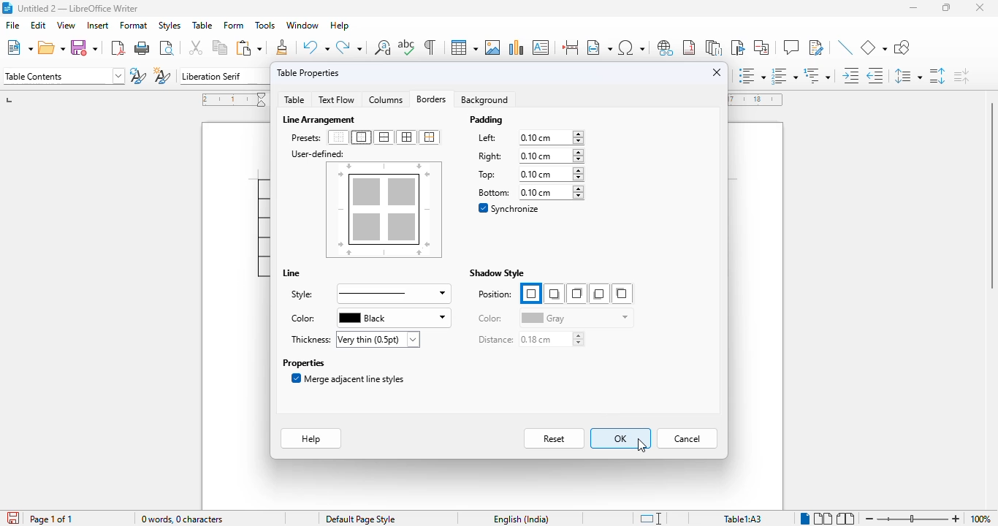  I want to click on insert cross-reference, so click(761, 47).